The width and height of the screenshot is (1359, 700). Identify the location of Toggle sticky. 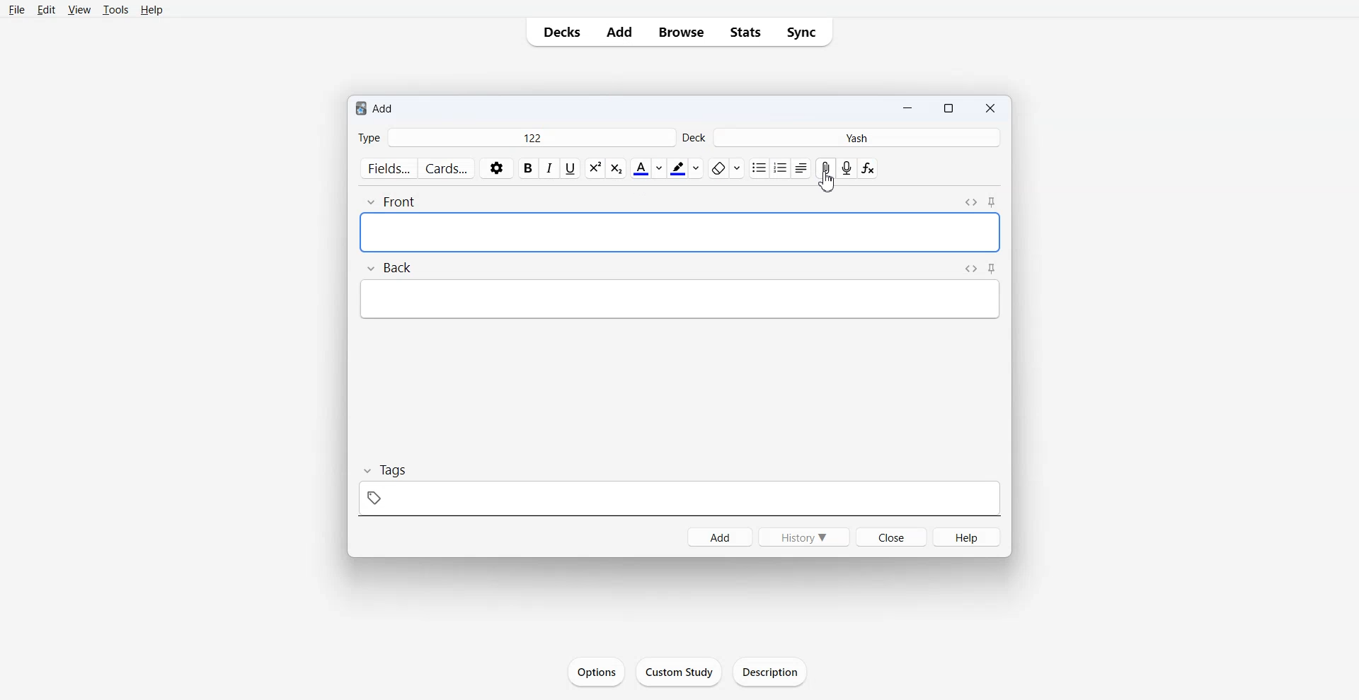
(994, 269).